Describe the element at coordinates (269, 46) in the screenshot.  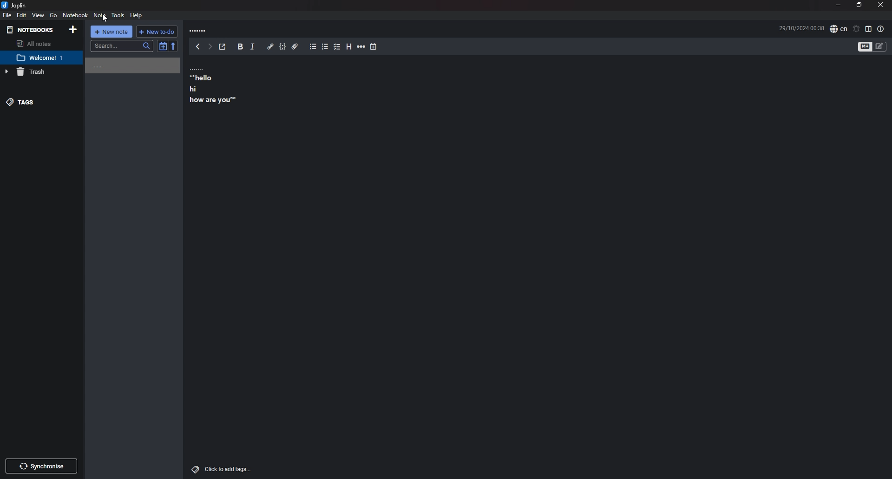
I see `Hyperlink` at that location.